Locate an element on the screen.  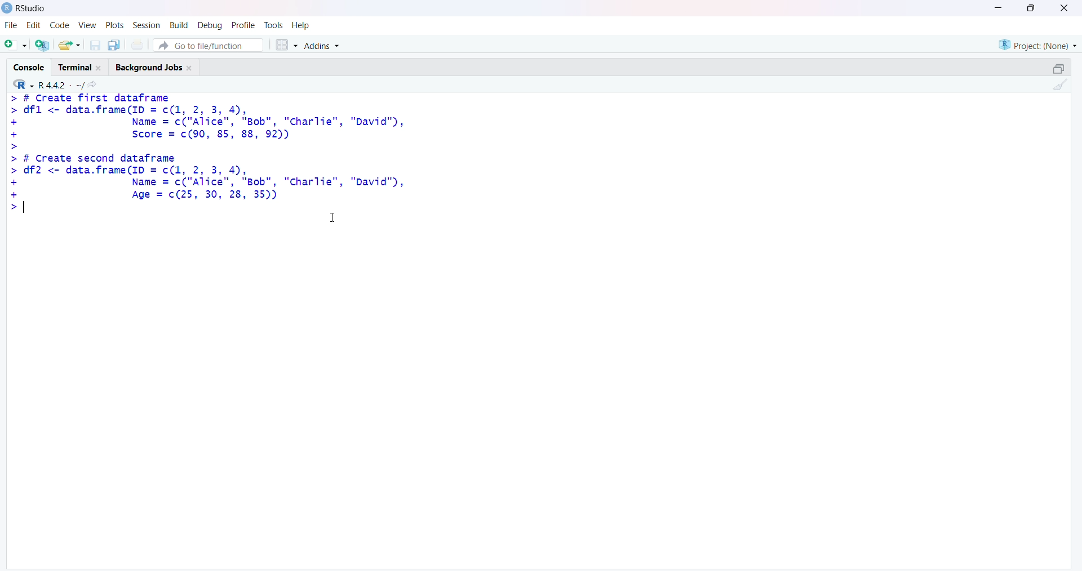
profile is located at coordinates (243, 25).